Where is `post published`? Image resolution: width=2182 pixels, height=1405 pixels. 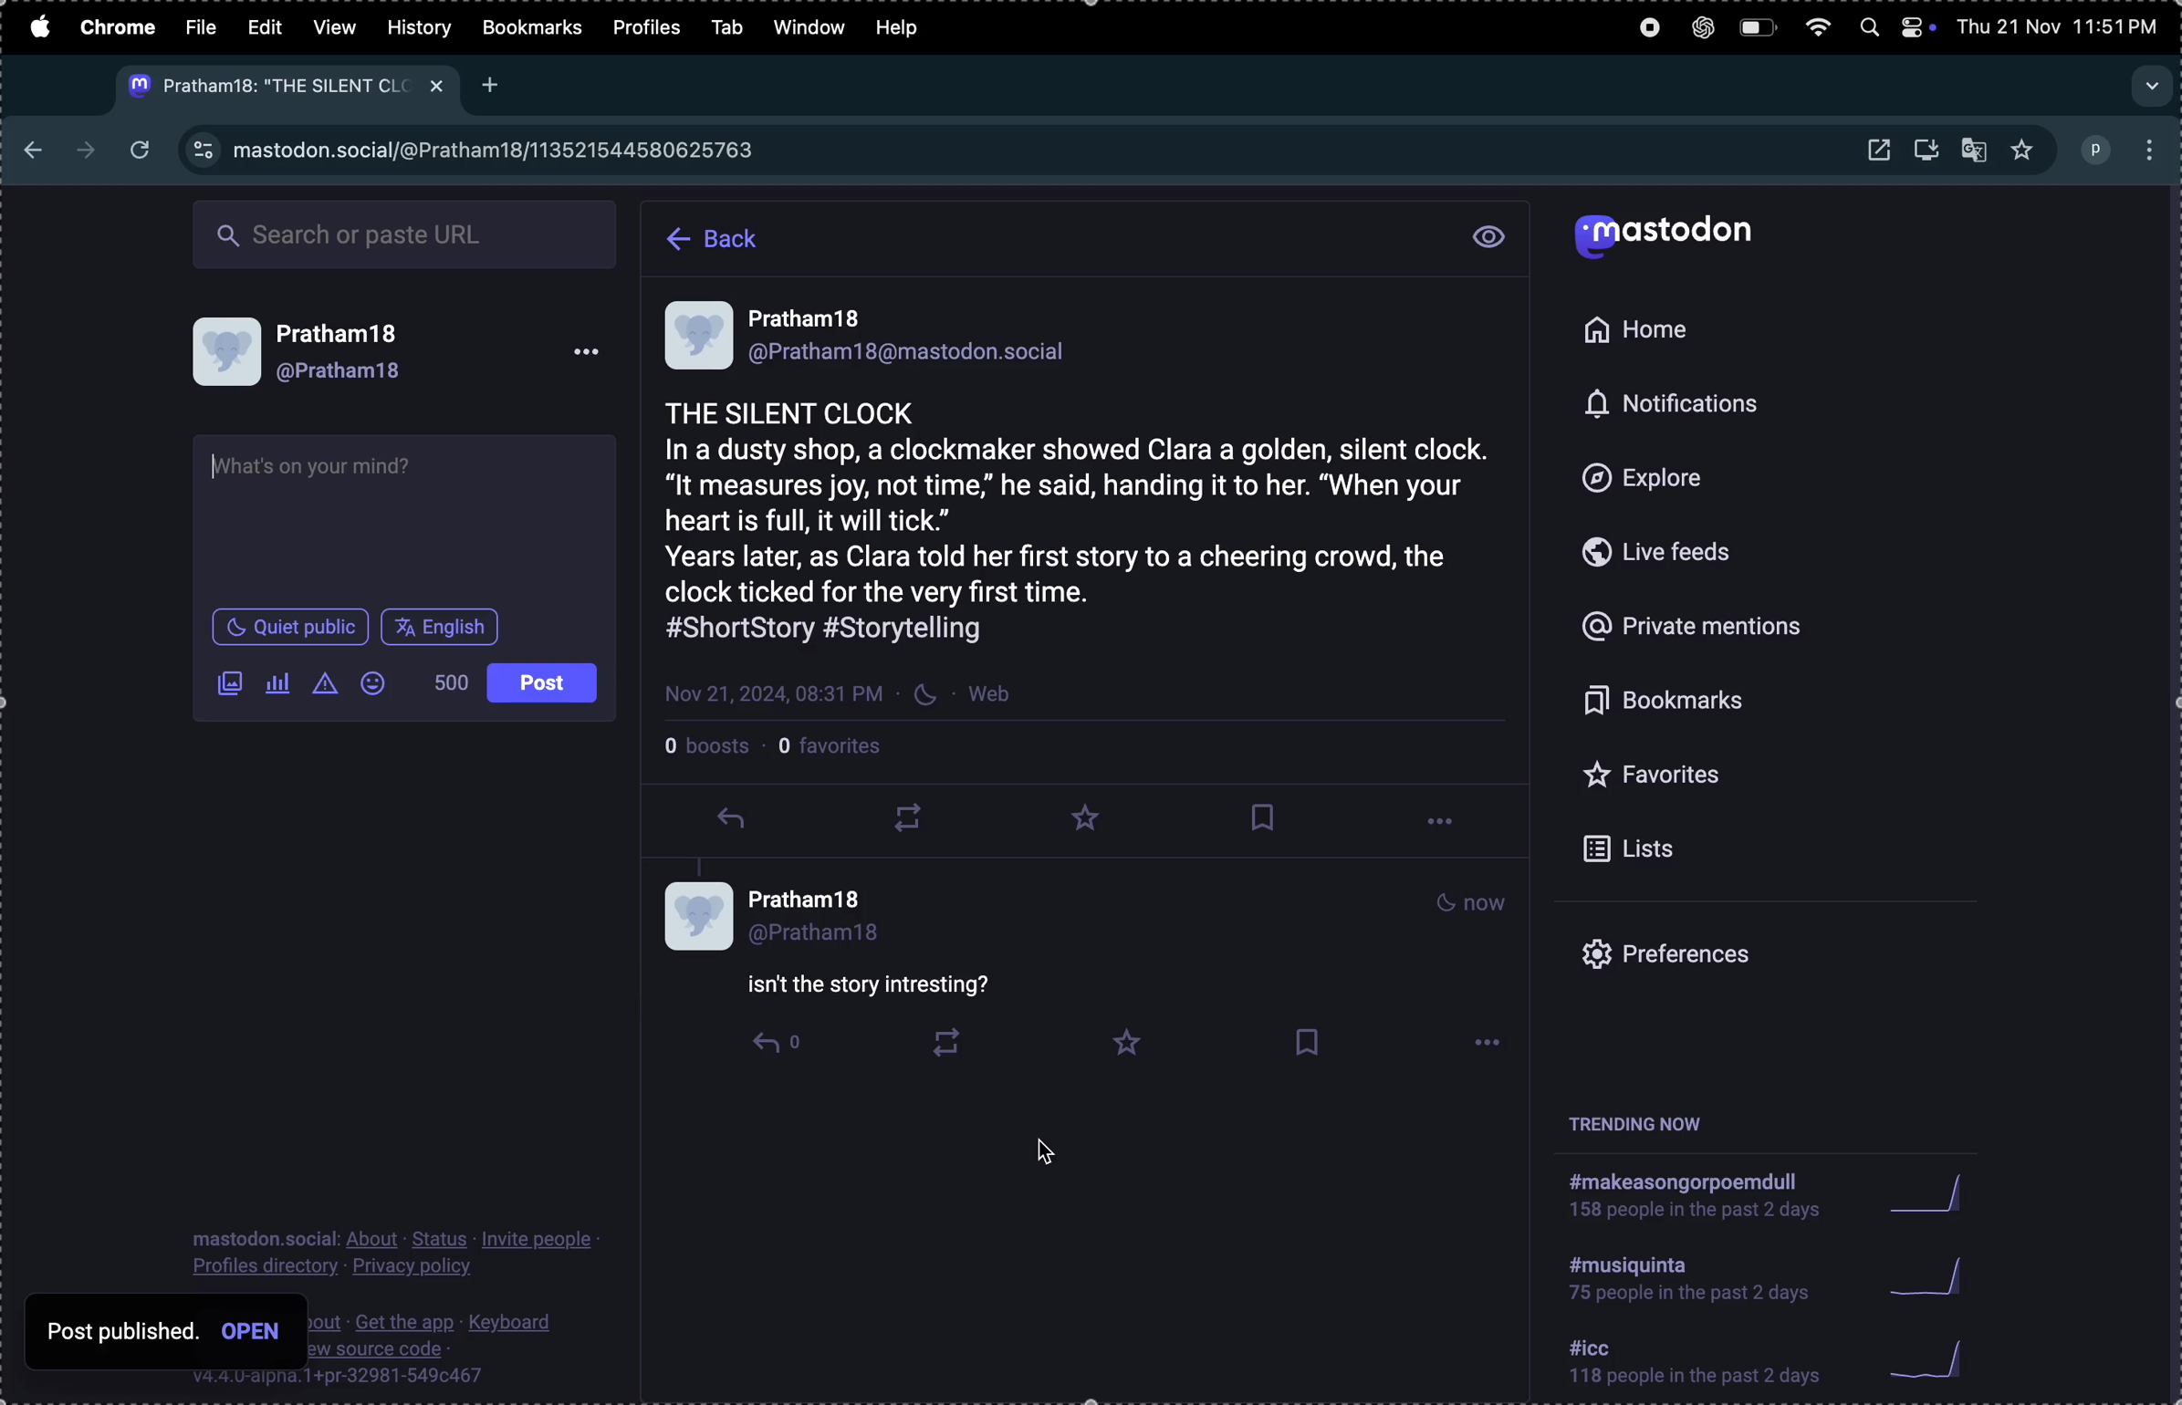
post published is located at coordinates (124, 1330).